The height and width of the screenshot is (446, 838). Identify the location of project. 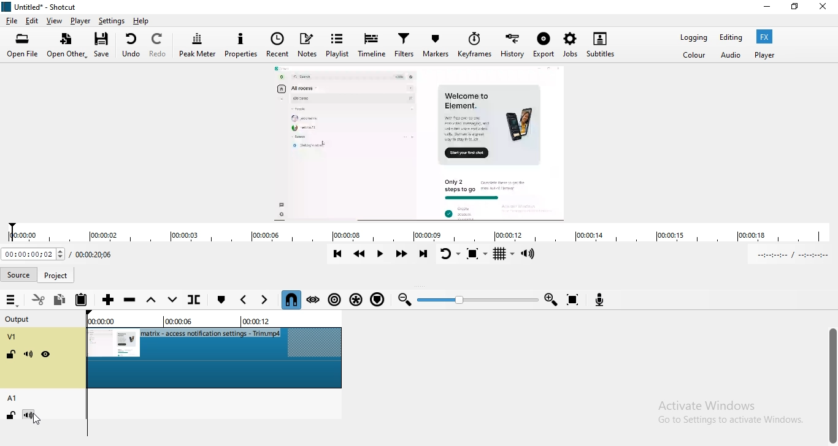
(56, 274).